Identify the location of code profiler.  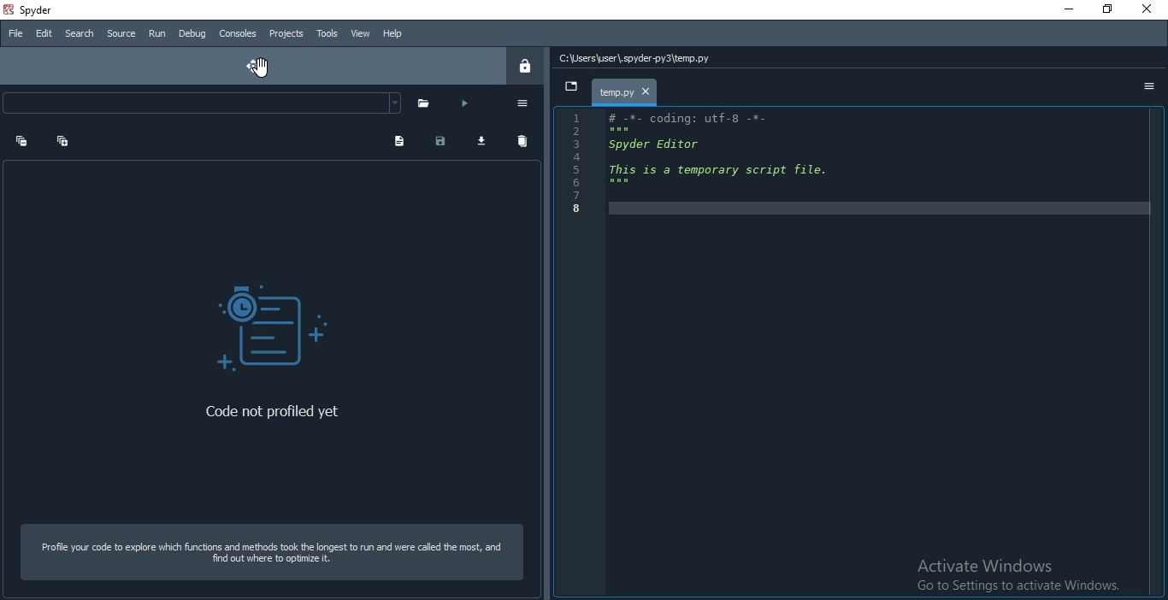
(263, 321).